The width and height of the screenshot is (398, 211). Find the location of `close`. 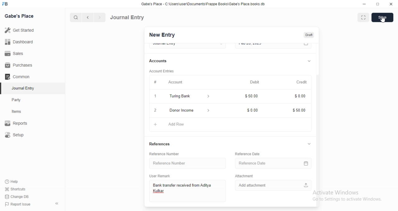

close is located at coordinates (391, 4).